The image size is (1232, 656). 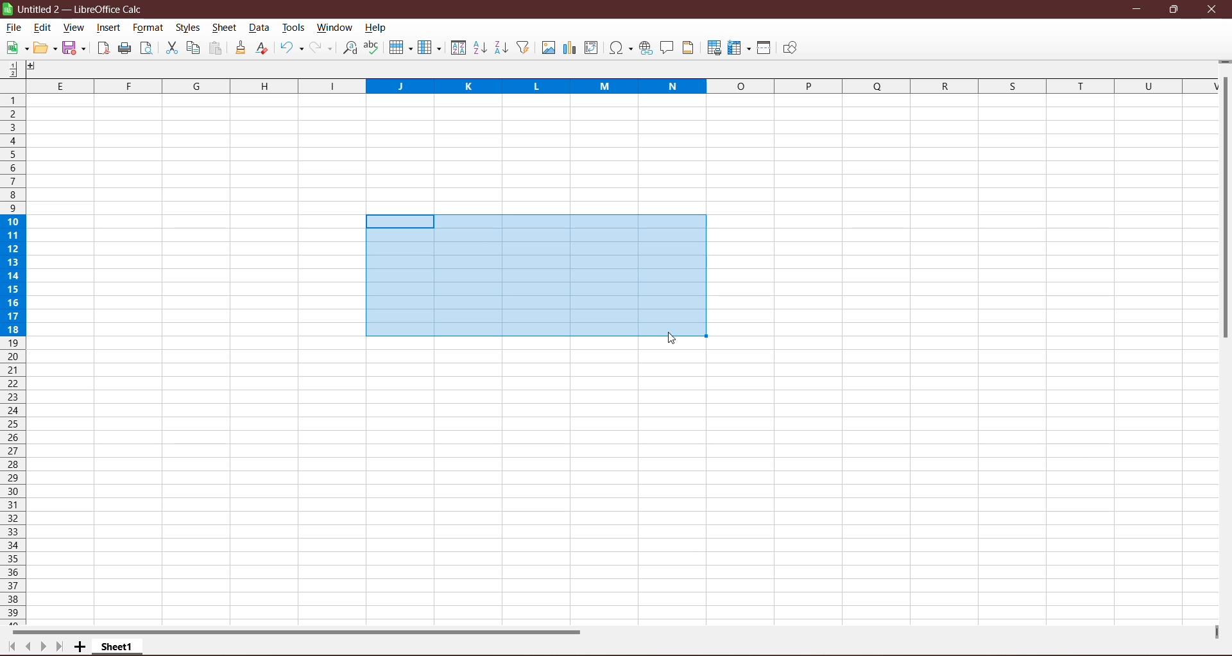 I want to click on Scroll to first page, so click(x=9, y=647).